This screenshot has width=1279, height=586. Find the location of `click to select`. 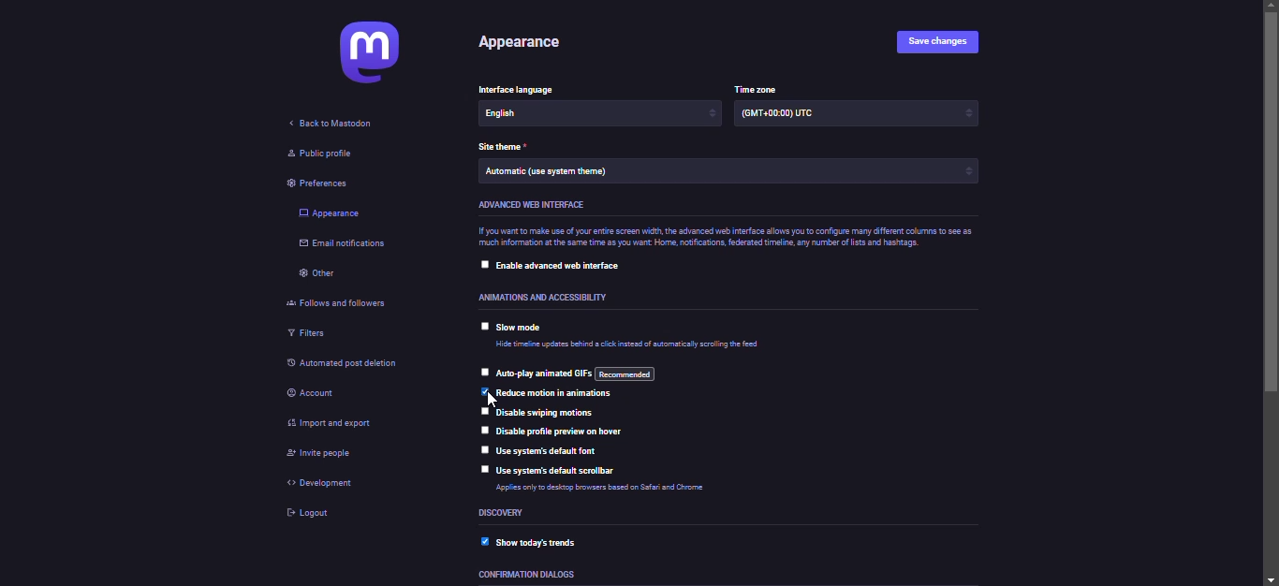

click to select is located at coordinates (481, 448).